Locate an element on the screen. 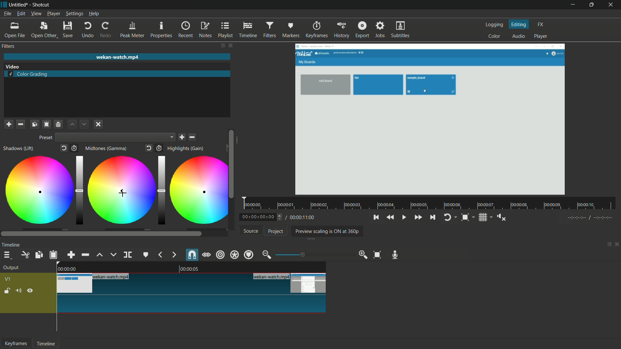  scroll bar is located at coordinates (231, 164).